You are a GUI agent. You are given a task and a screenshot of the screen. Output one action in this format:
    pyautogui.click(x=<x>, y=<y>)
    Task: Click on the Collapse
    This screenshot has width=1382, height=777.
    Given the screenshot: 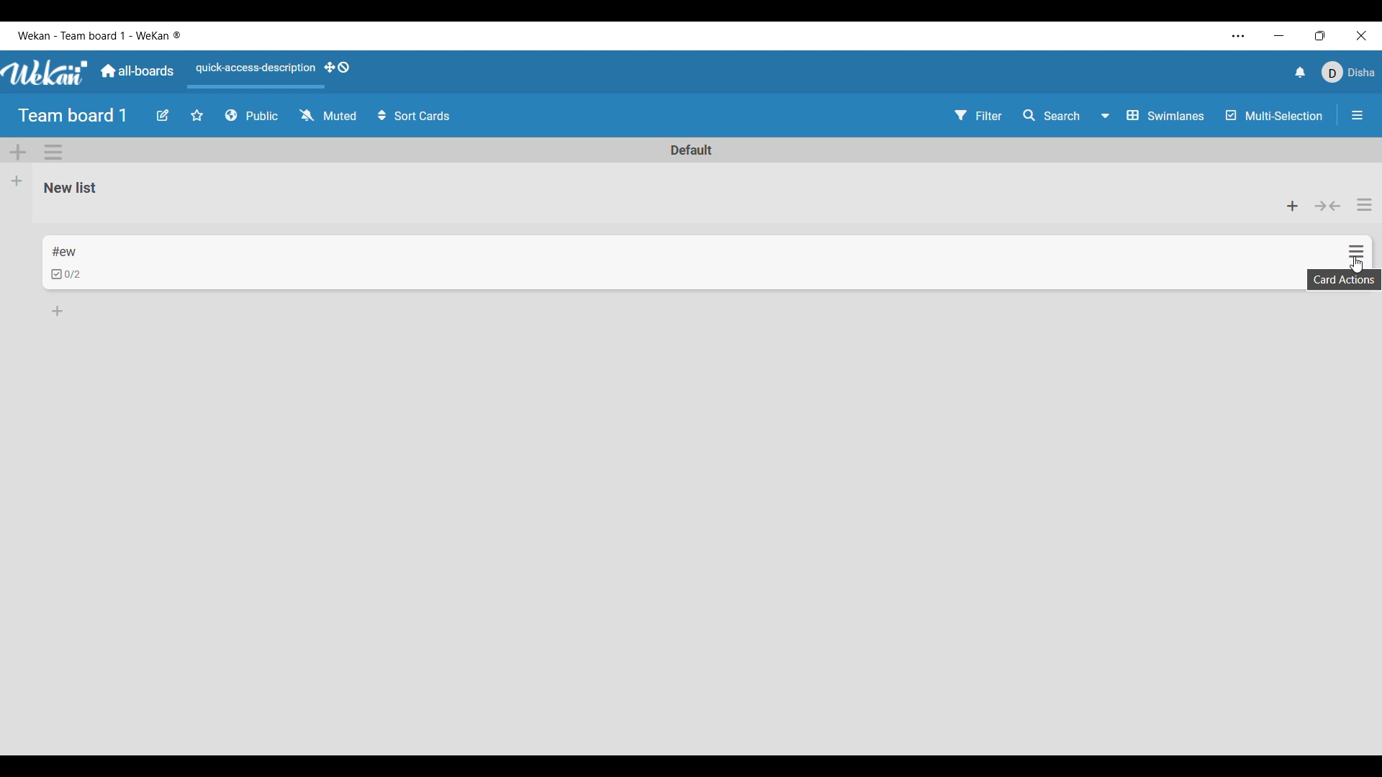 What is the action you would take?
    pyautogui.click(x=1327, y=206)
    